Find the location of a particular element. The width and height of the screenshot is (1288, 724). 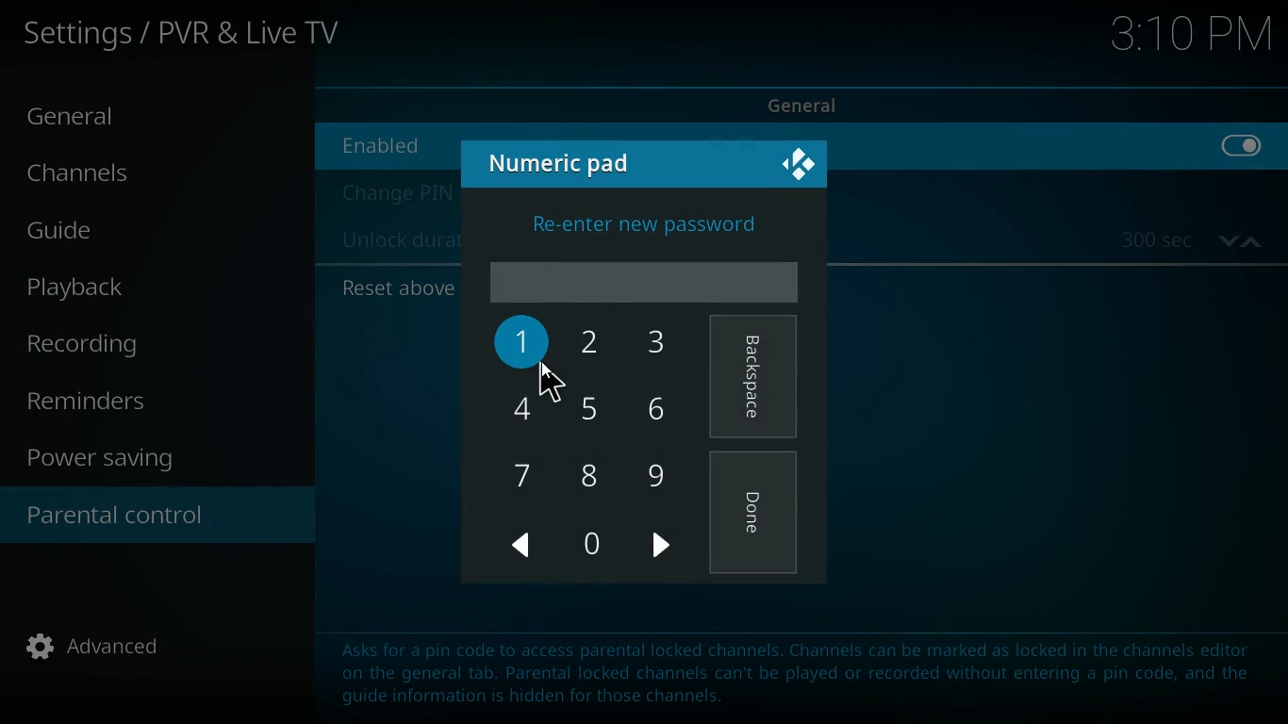

0 is located at coordinates (591, 545).